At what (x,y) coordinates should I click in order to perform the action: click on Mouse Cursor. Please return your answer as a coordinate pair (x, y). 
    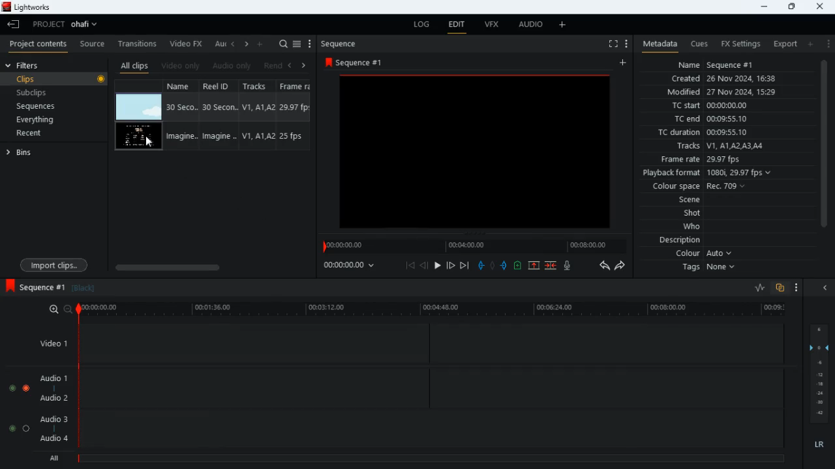
    Looking at the image, I should click on (150, 142).